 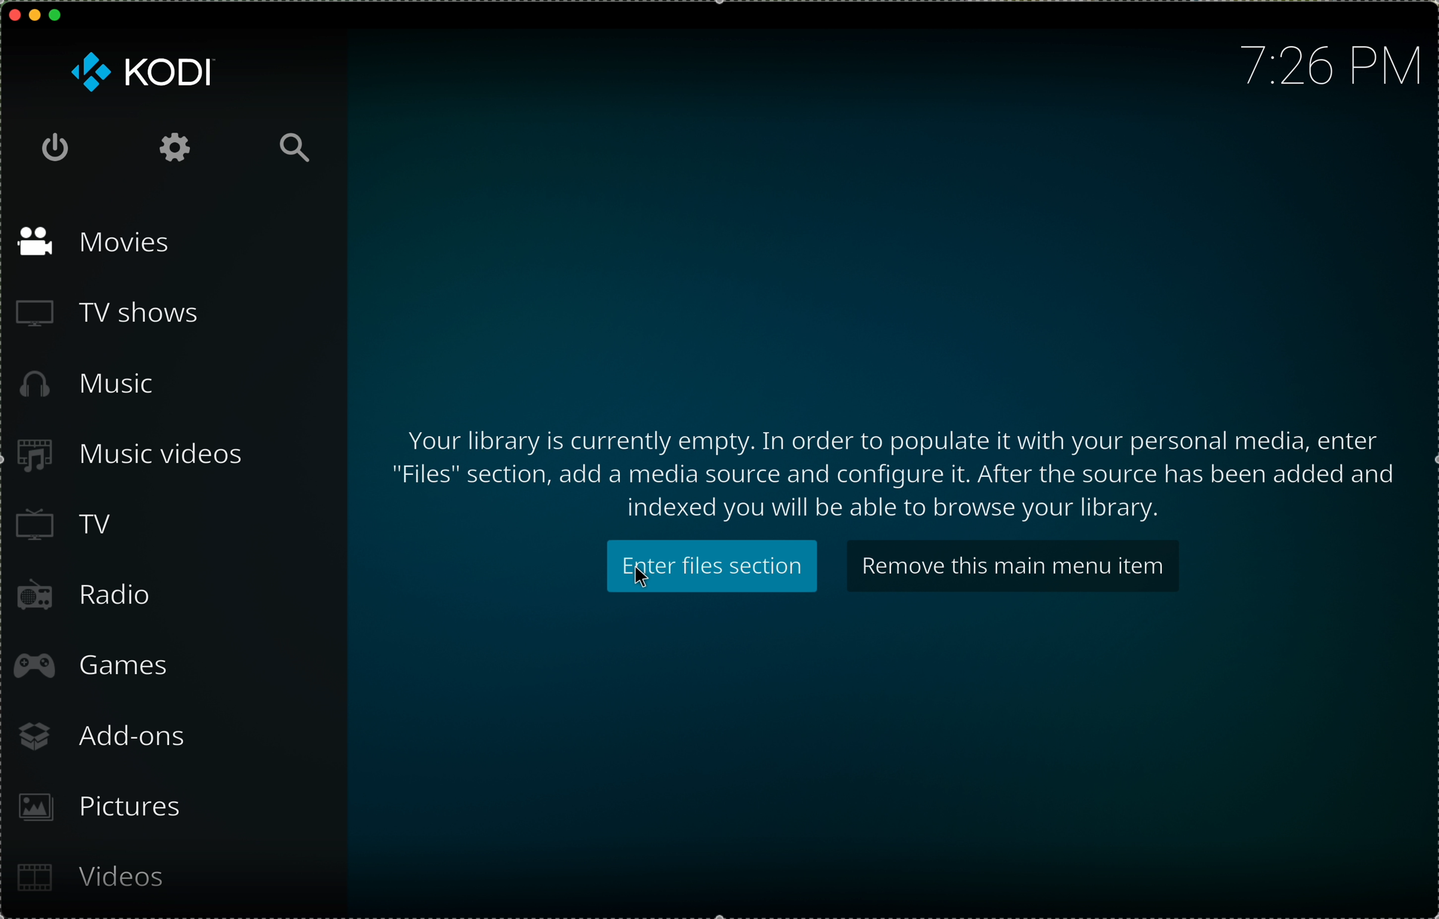 I want to click on click on enter files section button, so click(x=711, y=568).